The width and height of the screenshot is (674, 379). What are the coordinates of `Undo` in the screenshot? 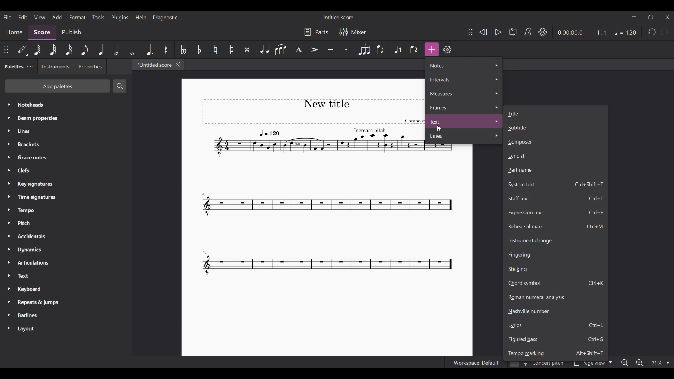 It's located at (651, 32).